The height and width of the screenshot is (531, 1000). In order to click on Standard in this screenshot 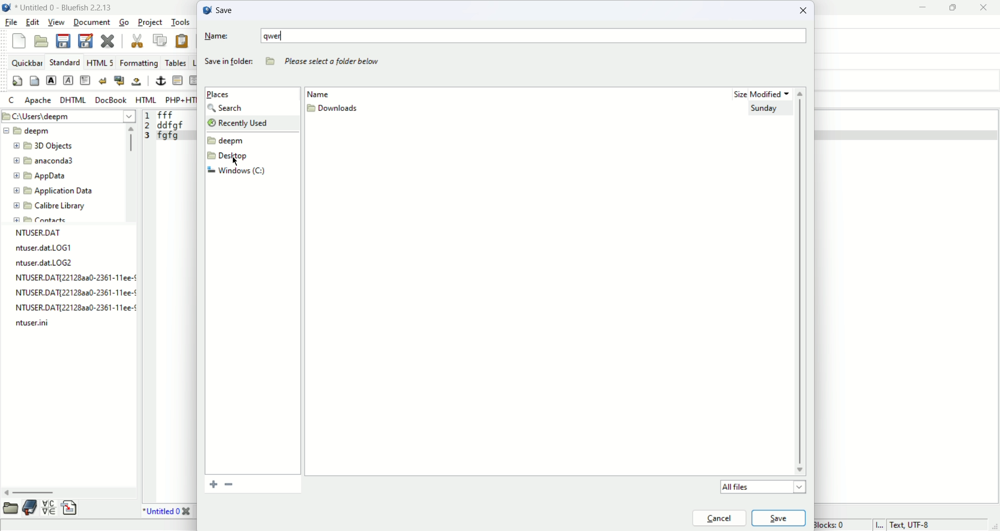, I will do `click(67, 62)`.